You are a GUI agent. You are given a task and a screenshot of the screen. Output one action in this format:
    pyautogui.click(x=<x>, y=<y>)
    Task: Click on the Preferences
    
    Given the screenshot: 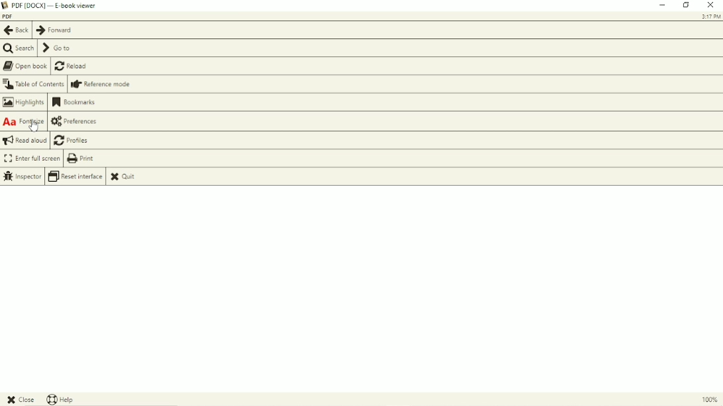 What is the action you would take?
    pyautogui.click(x=80, y=121)
    